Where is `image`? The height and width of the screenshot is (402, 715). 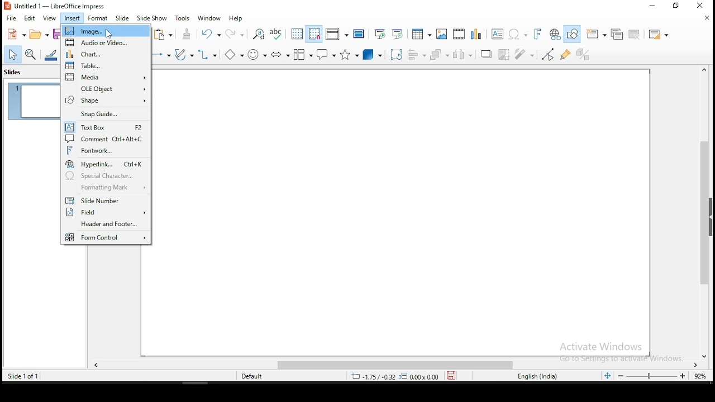
image is located at coordinates (106, 31).